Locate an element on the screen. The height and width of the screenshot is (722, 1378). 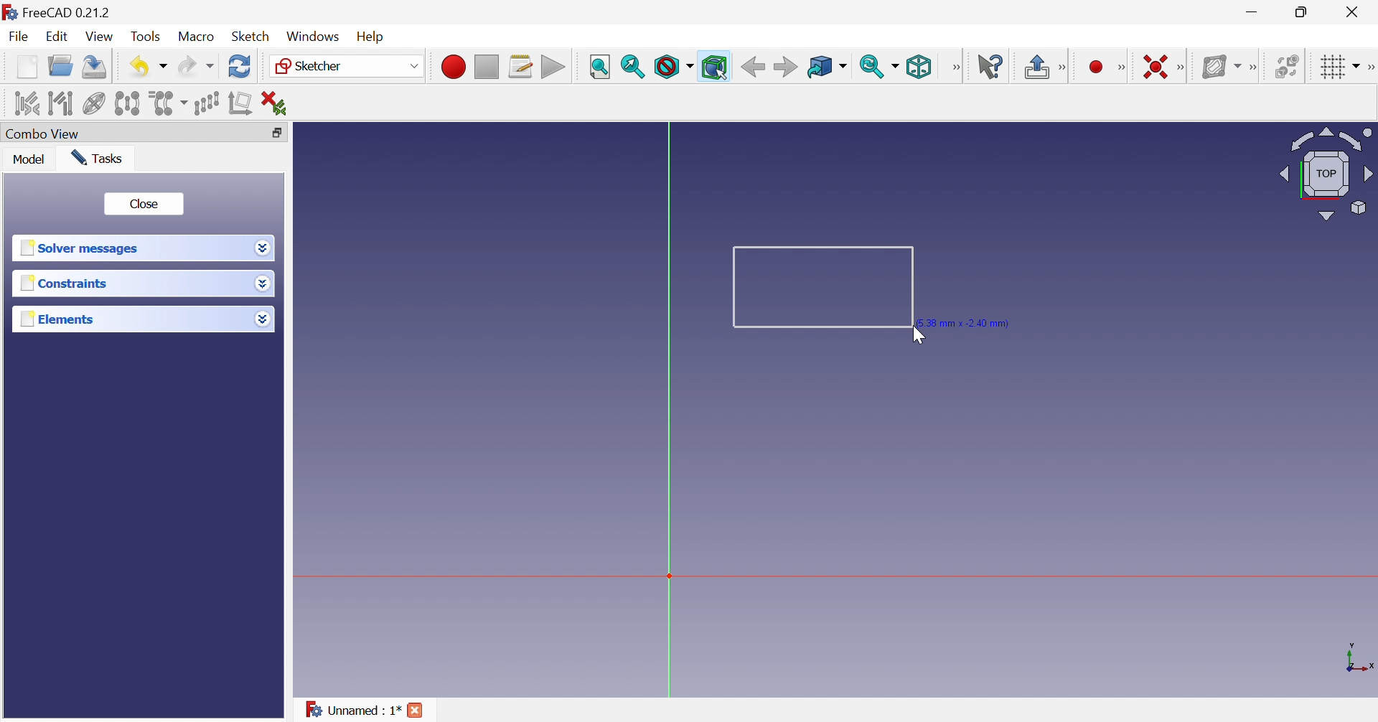
Minimize is located at coordinates (1257, 11).